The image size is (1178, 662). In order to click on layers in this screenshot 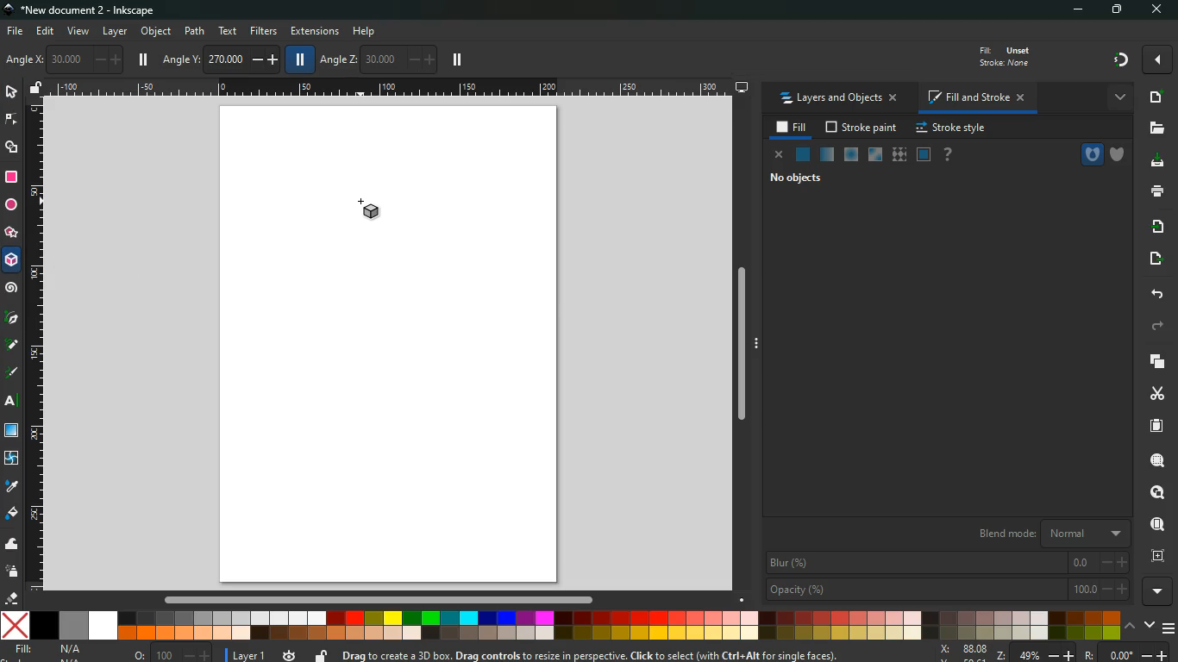, I will do `click(1152, 360)`.